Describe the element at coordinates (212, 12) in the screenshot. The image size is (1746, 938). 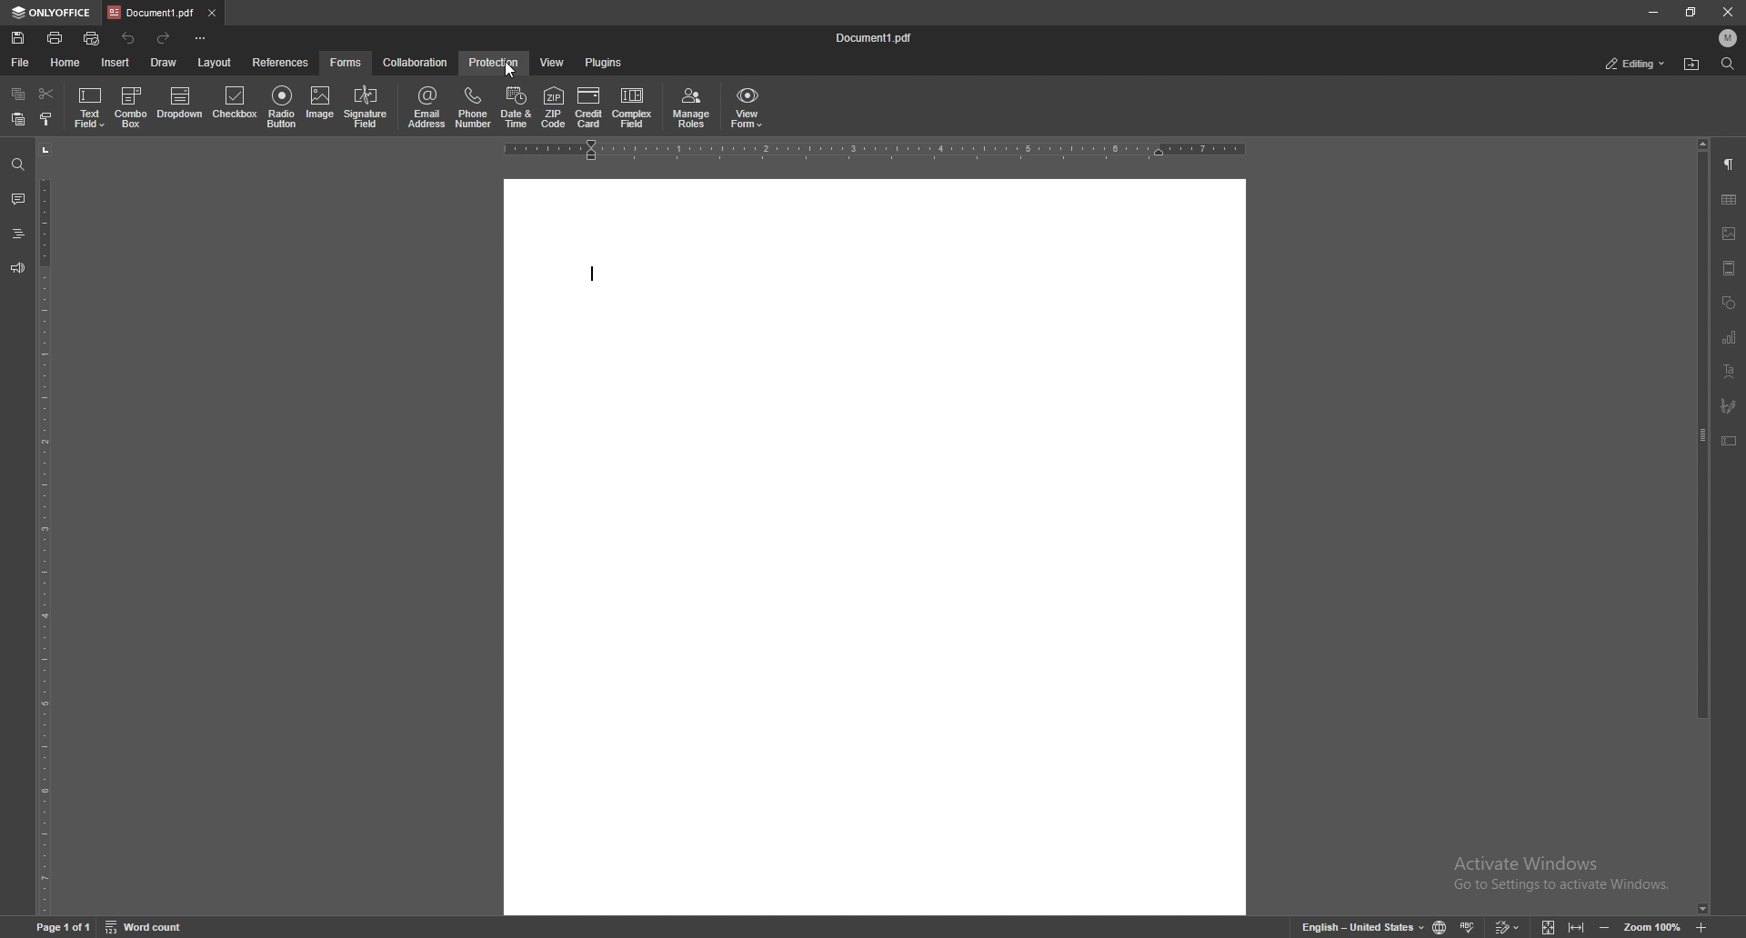
I see `close tab` at that location.